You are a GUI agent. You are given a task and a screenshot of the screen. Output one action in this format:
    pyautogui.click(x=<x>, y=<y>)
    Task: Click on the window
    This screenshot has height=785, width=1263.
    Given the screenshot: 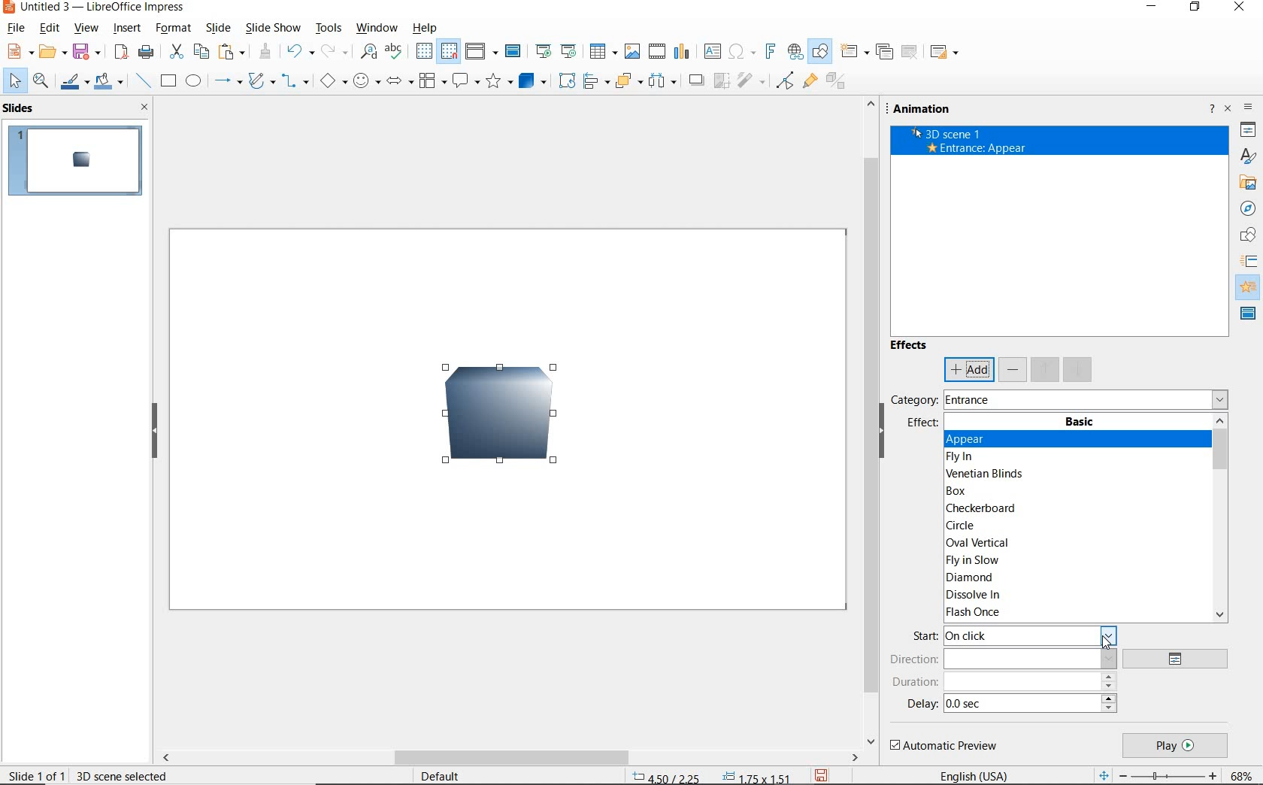 What is the action you would take?
    pyautogui.click(x=375, y=28)
    